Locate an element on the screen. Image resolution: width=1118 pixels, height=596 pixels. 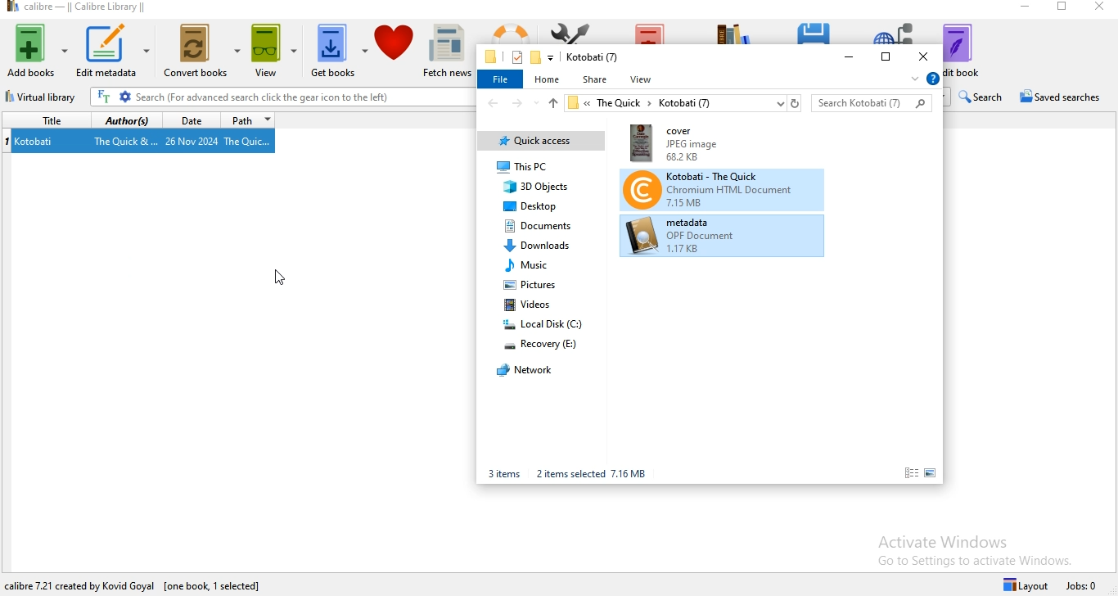
videos is located at coordinates (533, 303).